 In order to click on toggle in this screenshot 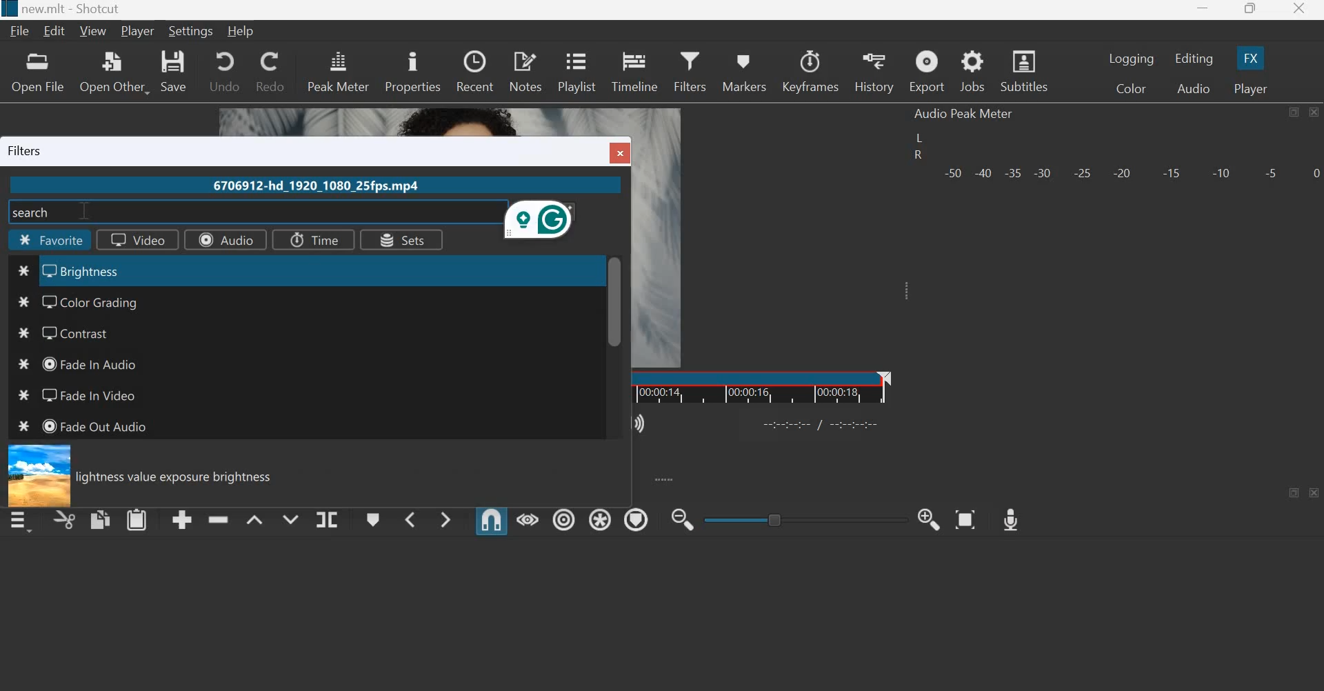, I will do `click(808, 518)`.